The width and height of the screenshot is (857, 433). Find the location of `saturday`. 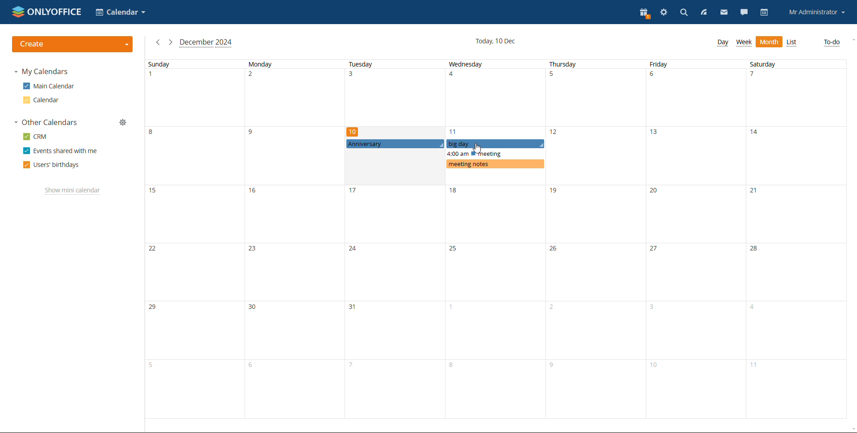

saturday is located at coordinates (795, 240).